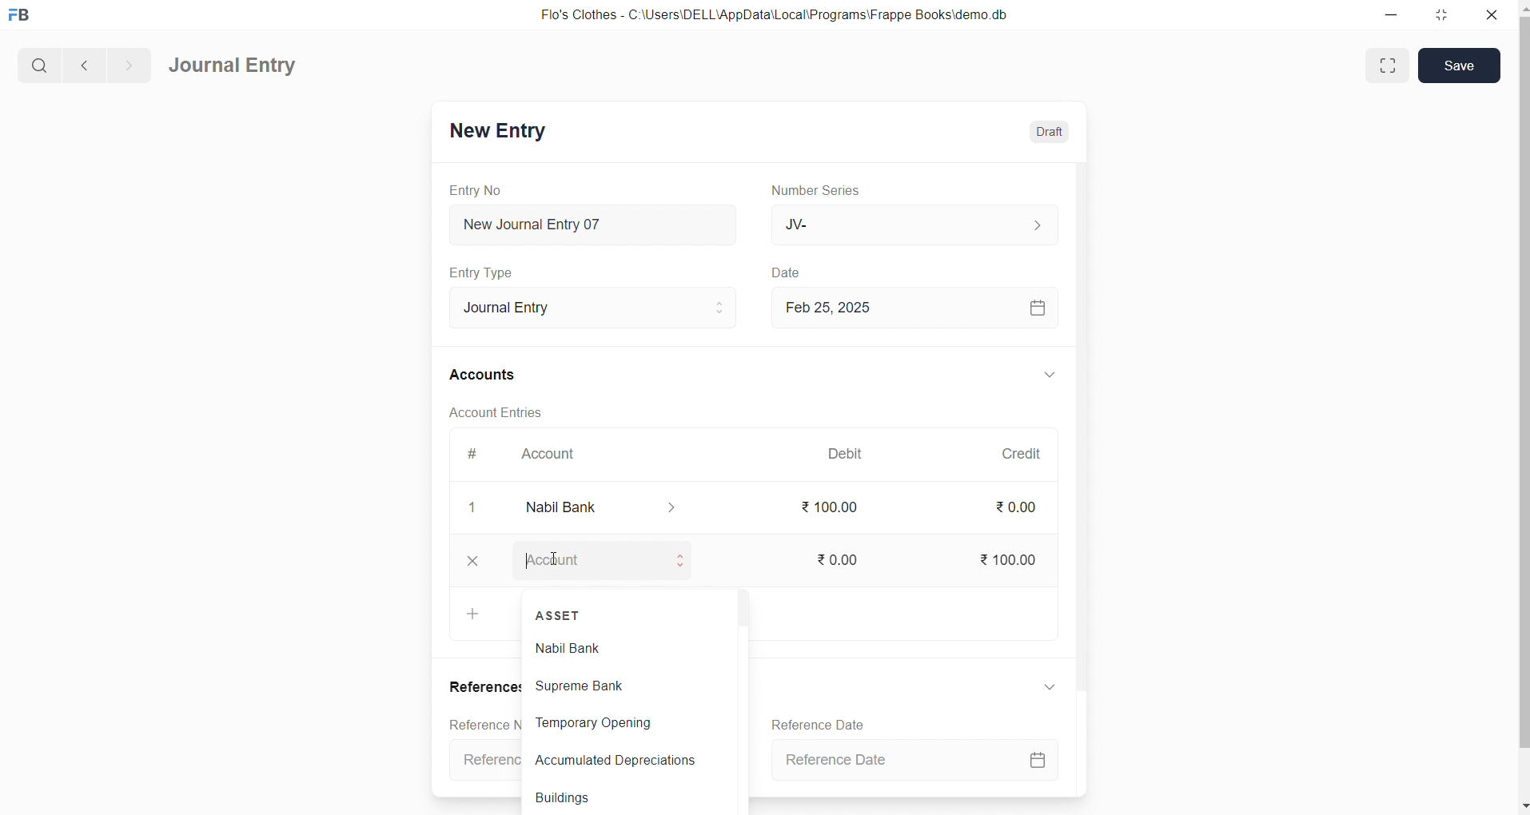  I want to click on New Entry, so click(505, 130).